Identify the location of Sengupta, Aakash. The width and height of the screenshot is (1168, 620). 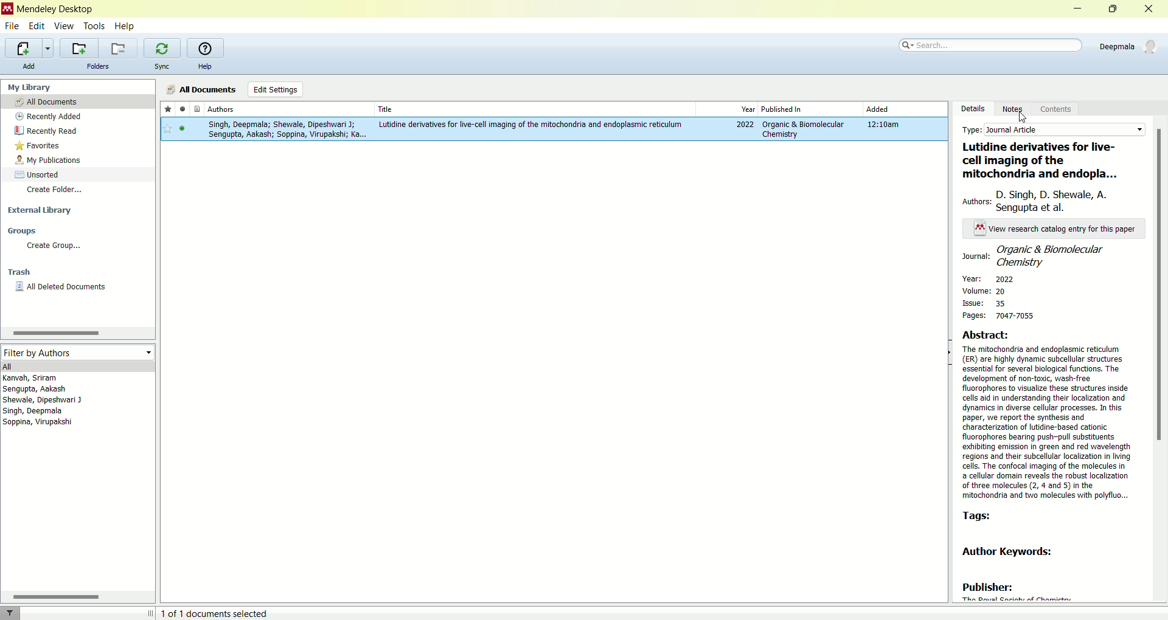
(63, 389).